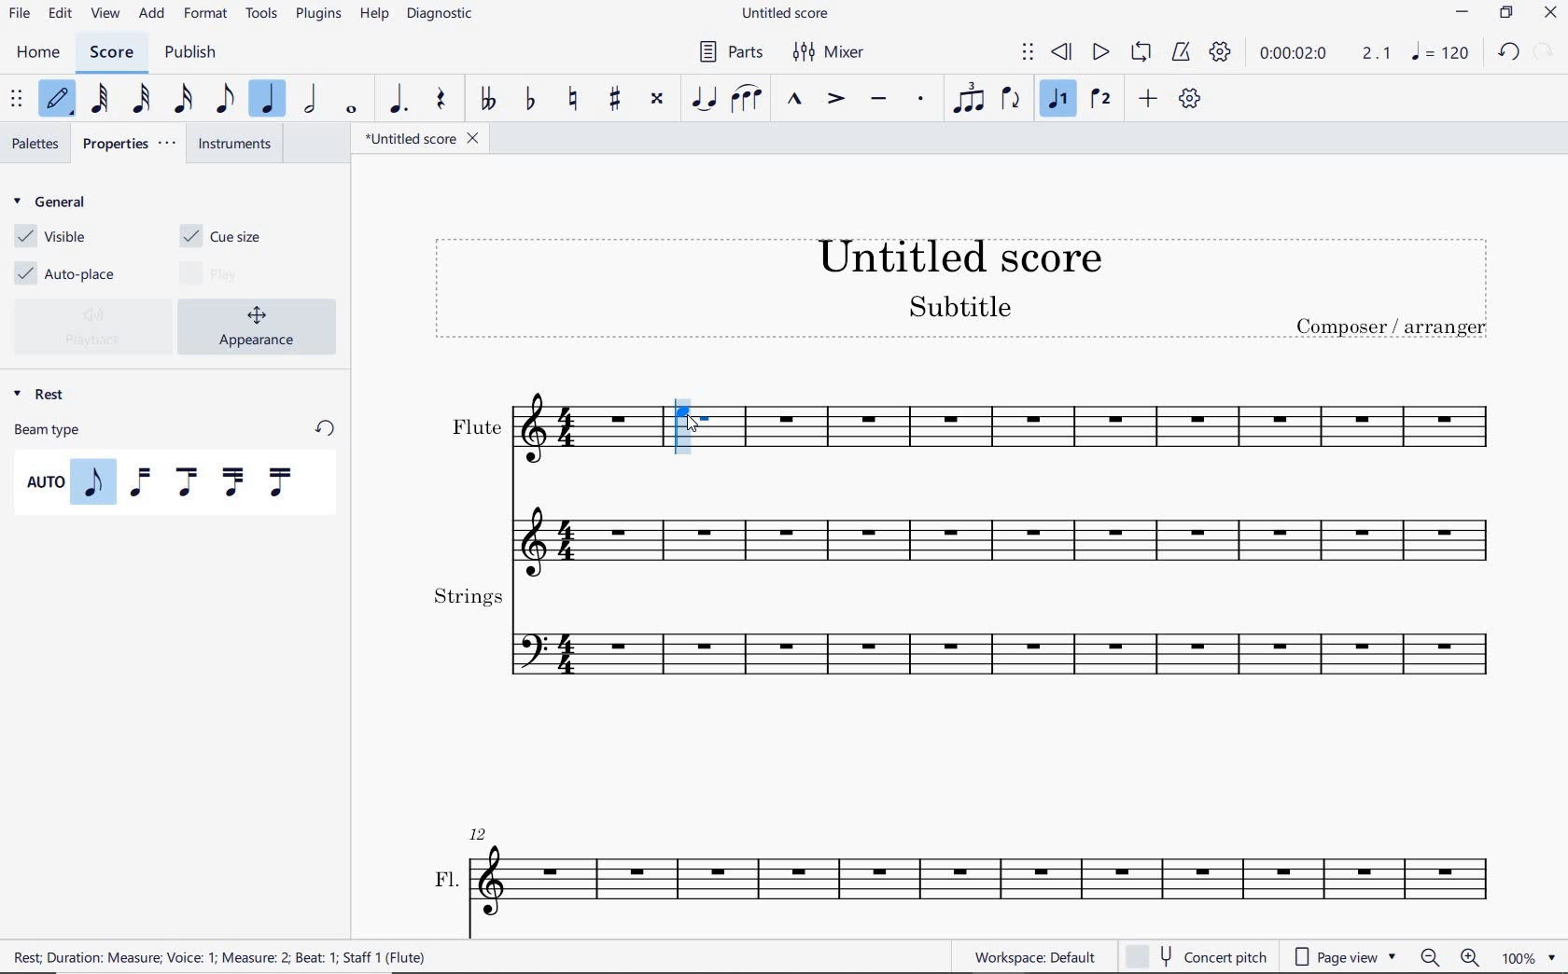 Image resolution: width=1568 pixels, height=974 pixels. Describe the element at coordinates (1326, 56) in the screenshot. I see `PLAY TIME` at that location.